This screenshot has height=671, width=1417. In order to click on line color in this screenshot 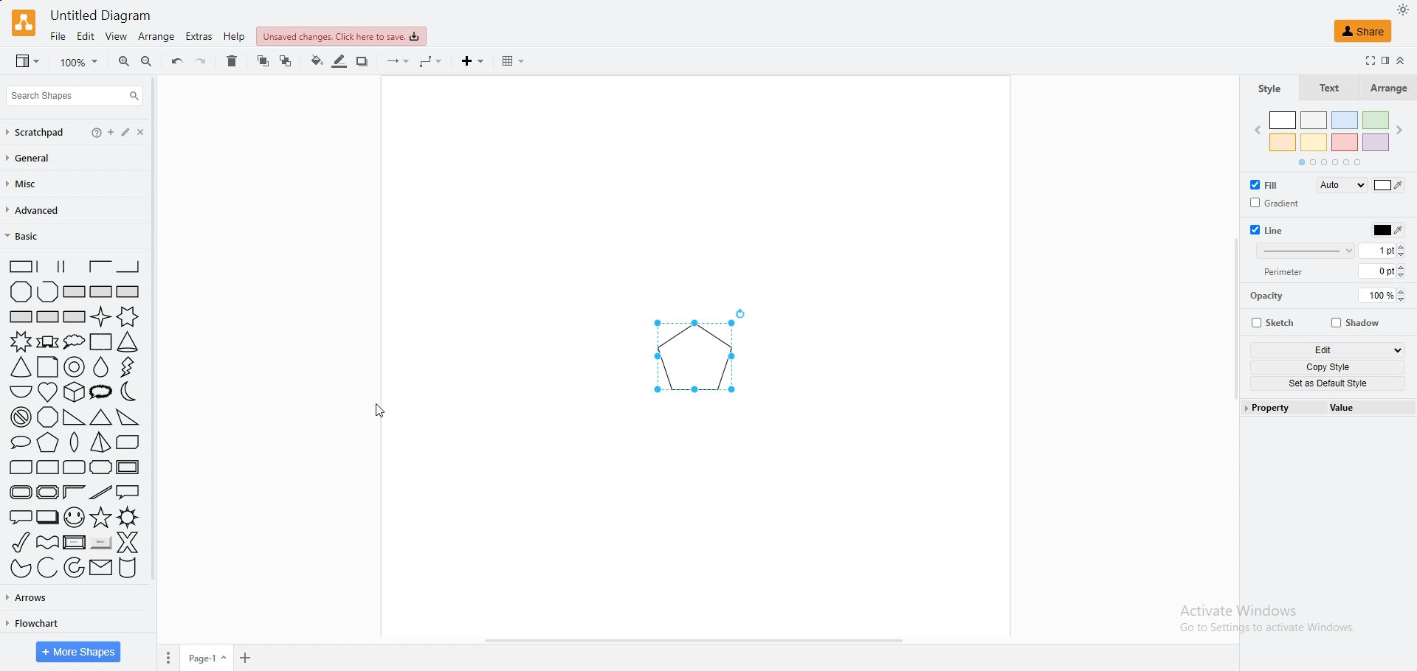, I will do `click(1386, 229)`.